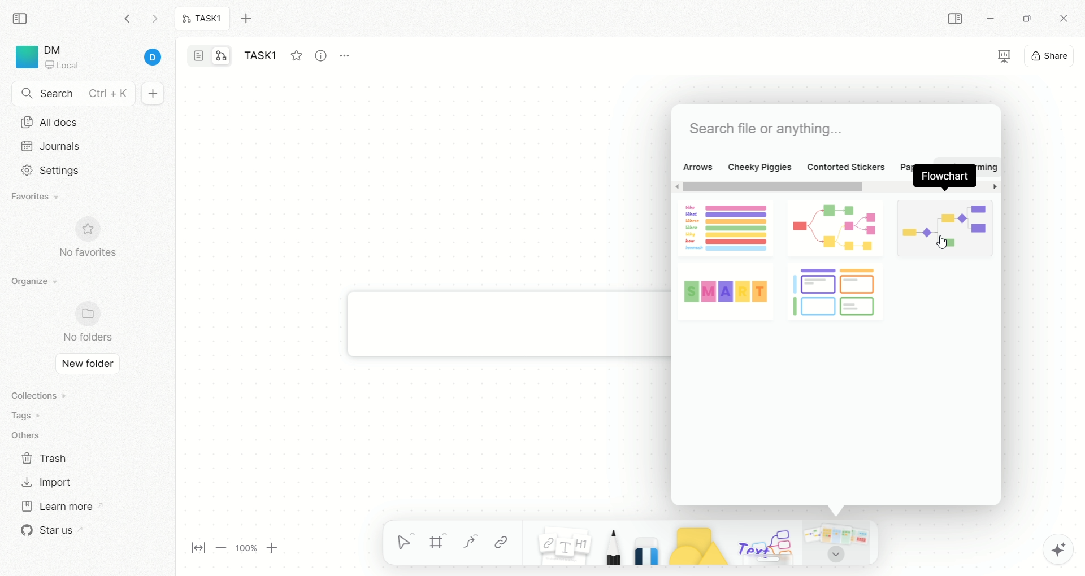 This screenshot has width=1085, height=576. Describe the element at coordinates (835, 258) in the screenshot. I see `flowcharts` at that location.